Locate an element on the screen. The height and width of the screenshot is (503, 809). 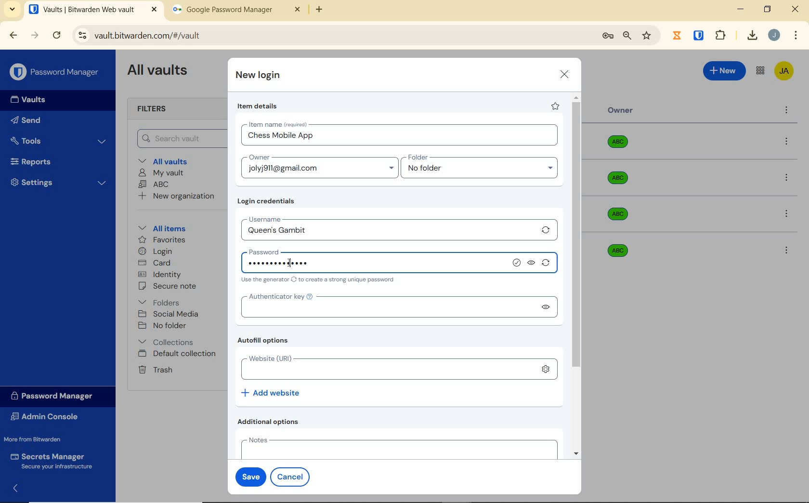
more option is located at coordinates (787, 111).